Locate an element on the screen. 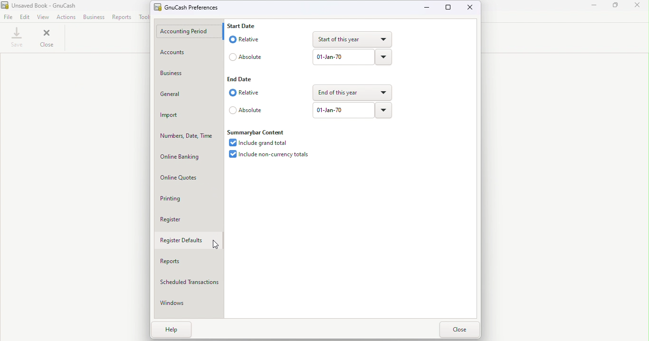 The height and width of the screenshot is (341, 649). Close is located at coordinates (471, 8).